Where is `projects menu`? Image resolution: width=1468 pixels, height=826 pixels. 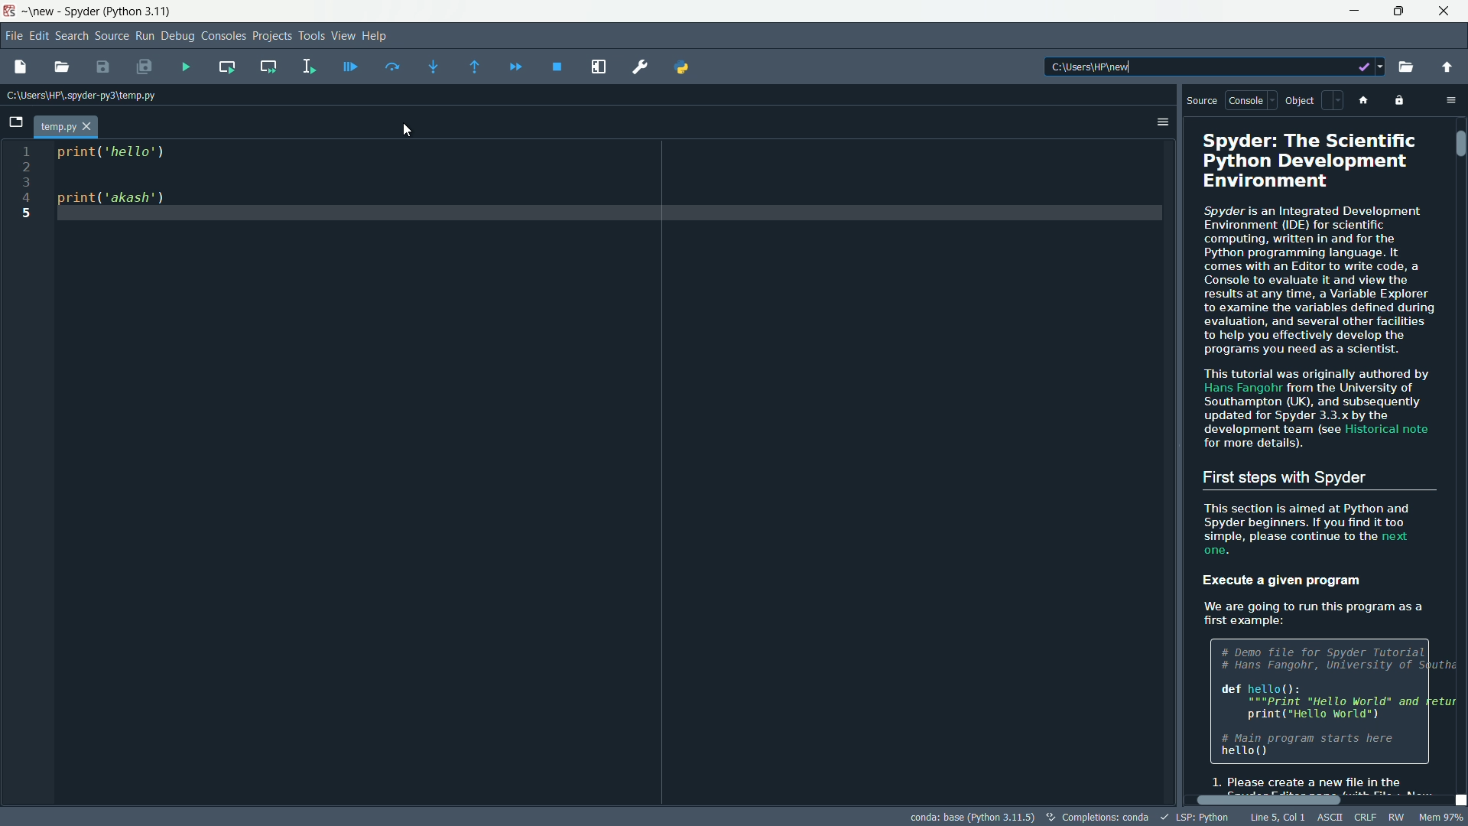 projects menu is located at coordinates (271, 36).